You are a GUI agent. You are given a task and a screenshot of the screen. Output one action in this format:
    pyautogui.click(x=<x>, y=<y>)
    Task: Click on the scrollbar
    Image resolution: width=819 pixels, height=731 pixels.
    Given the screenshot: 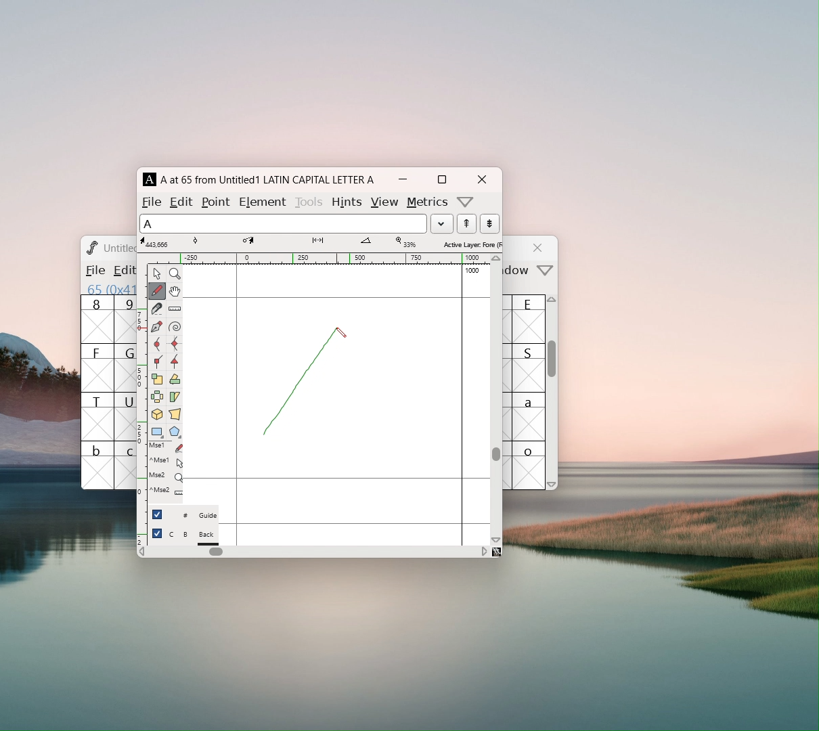 What is the action you would take?
    pyautogui.click(x=496, y=453)
    